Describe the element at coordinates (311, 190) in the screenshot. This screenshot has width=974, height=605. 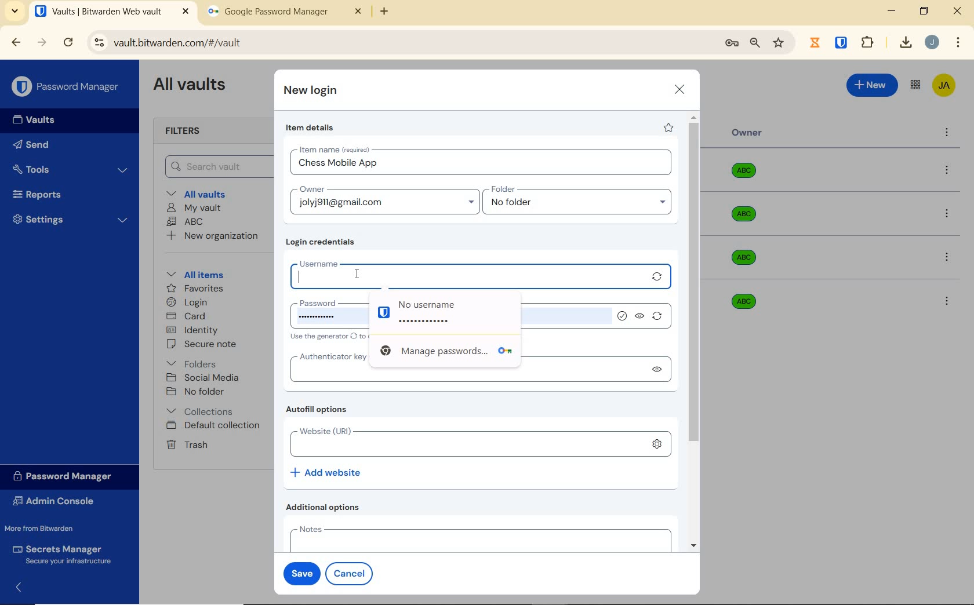
I see `owner` at that location.